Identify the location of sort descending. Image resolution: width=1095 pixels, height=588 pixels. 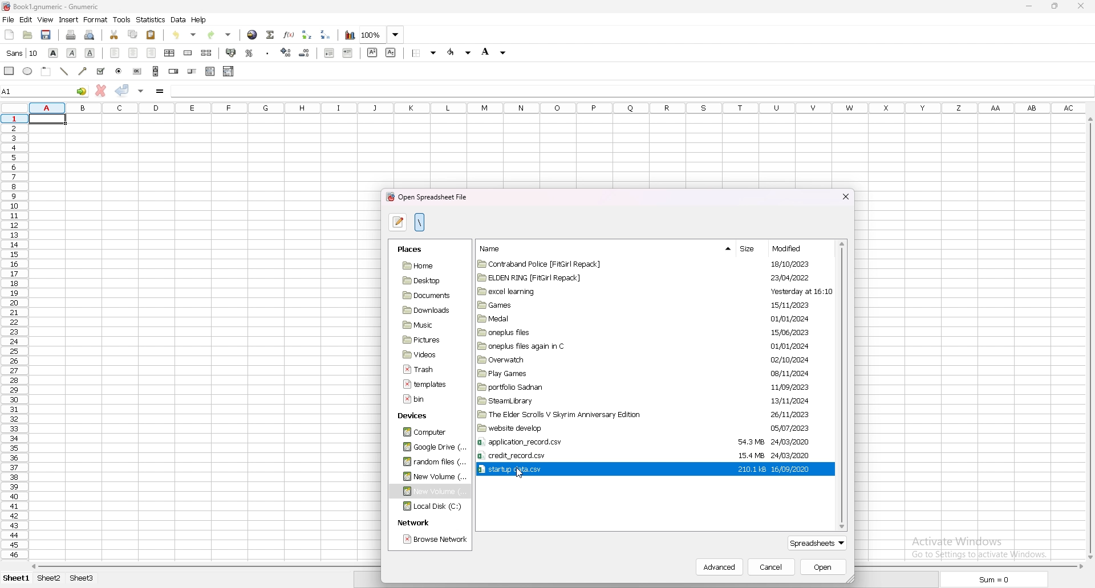
(326, 34).